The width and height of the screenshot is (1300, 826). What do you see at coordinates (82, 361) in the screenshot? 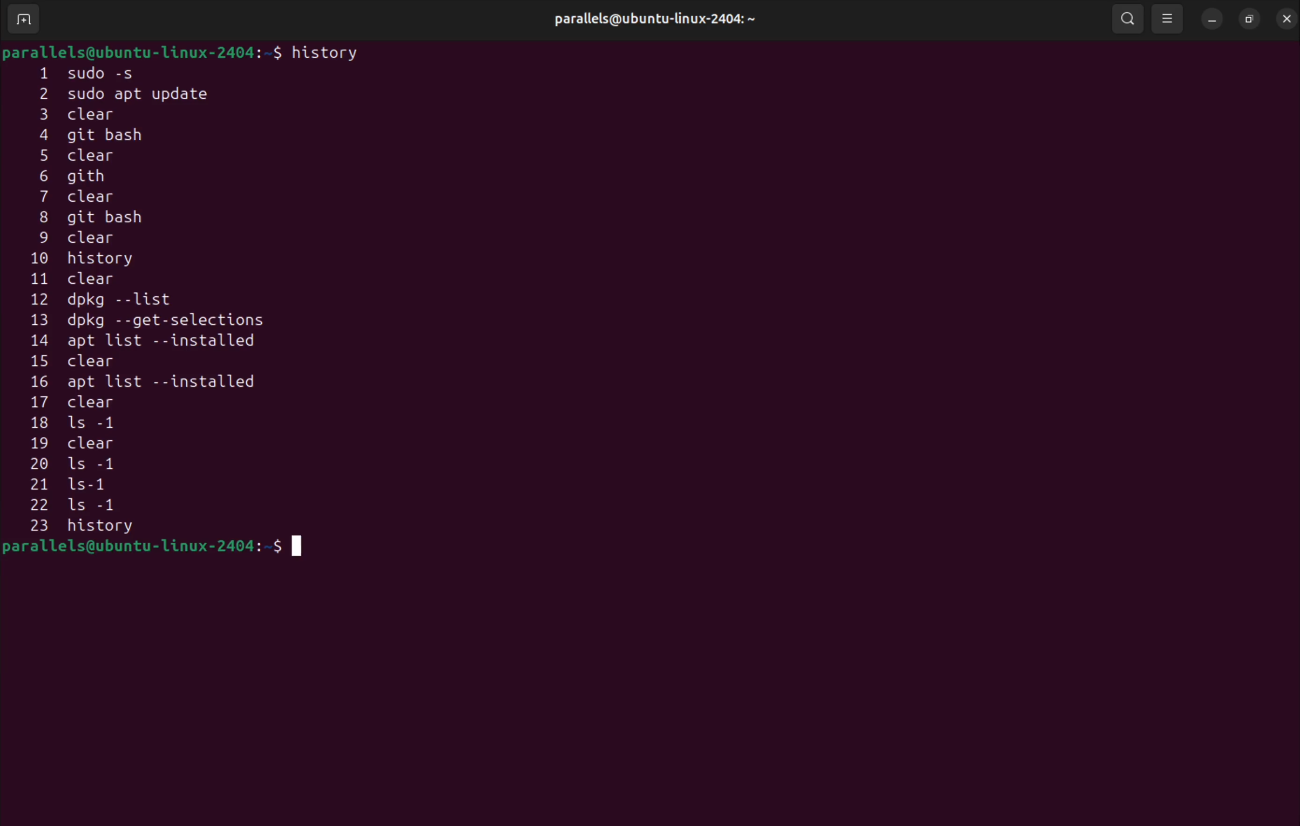
I see `15 clear` at bounding box center [82, 361].